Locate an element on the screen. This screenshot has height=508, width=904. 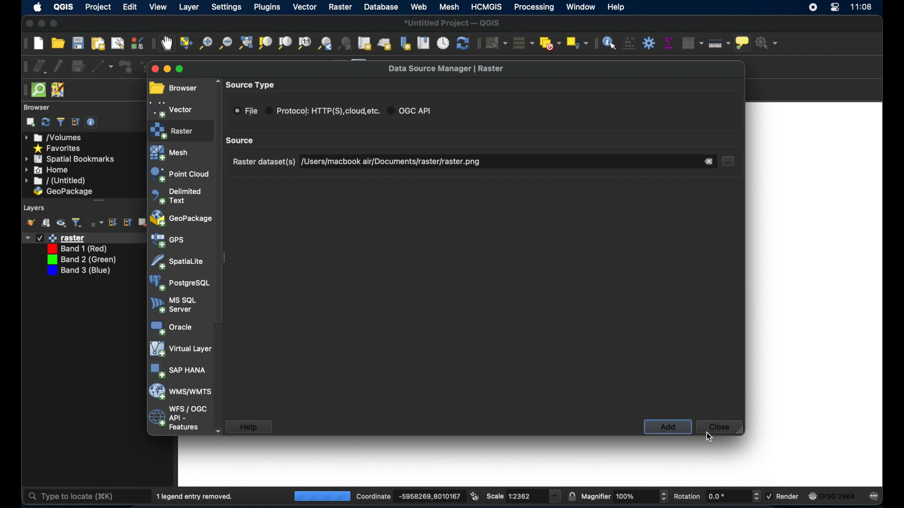
zoom to native resolution is located at coordinates (305, 43).